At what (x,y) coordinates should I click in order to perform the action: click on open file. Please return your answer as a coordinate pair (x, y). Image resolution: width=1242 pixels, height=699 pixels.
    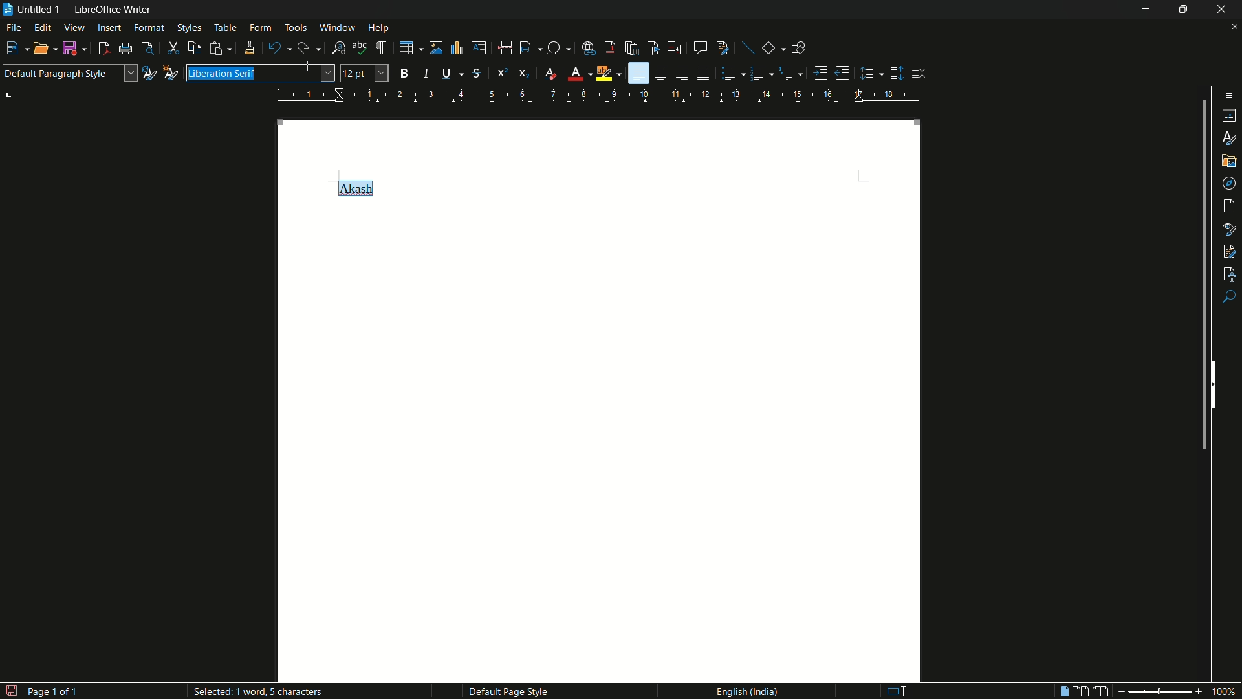
    Looking at the image, I should click on (40, 50).